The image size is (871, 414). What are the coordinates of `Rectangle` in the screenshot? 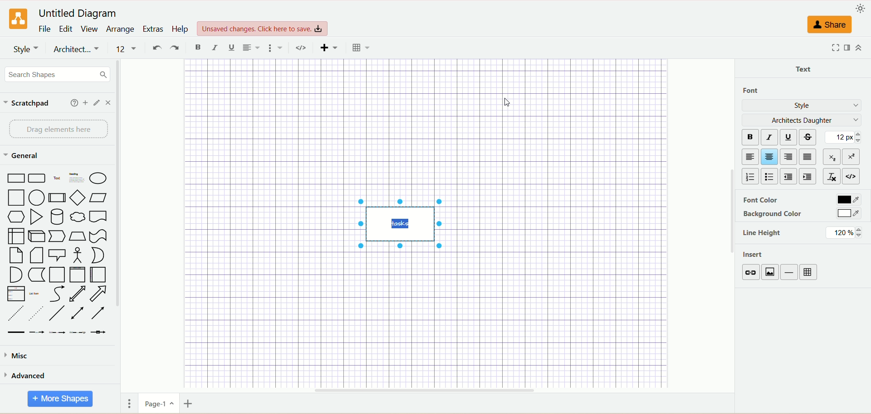 It's located at (15, 178).